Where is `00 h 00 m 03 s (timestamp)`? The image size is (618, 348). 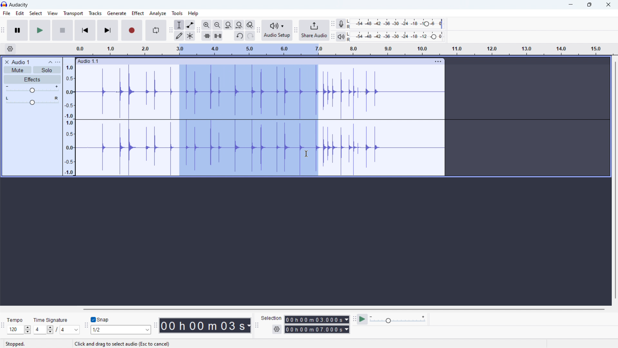
00 h 00 m 03 s (timestamp) is located at coordinates (206, 326).